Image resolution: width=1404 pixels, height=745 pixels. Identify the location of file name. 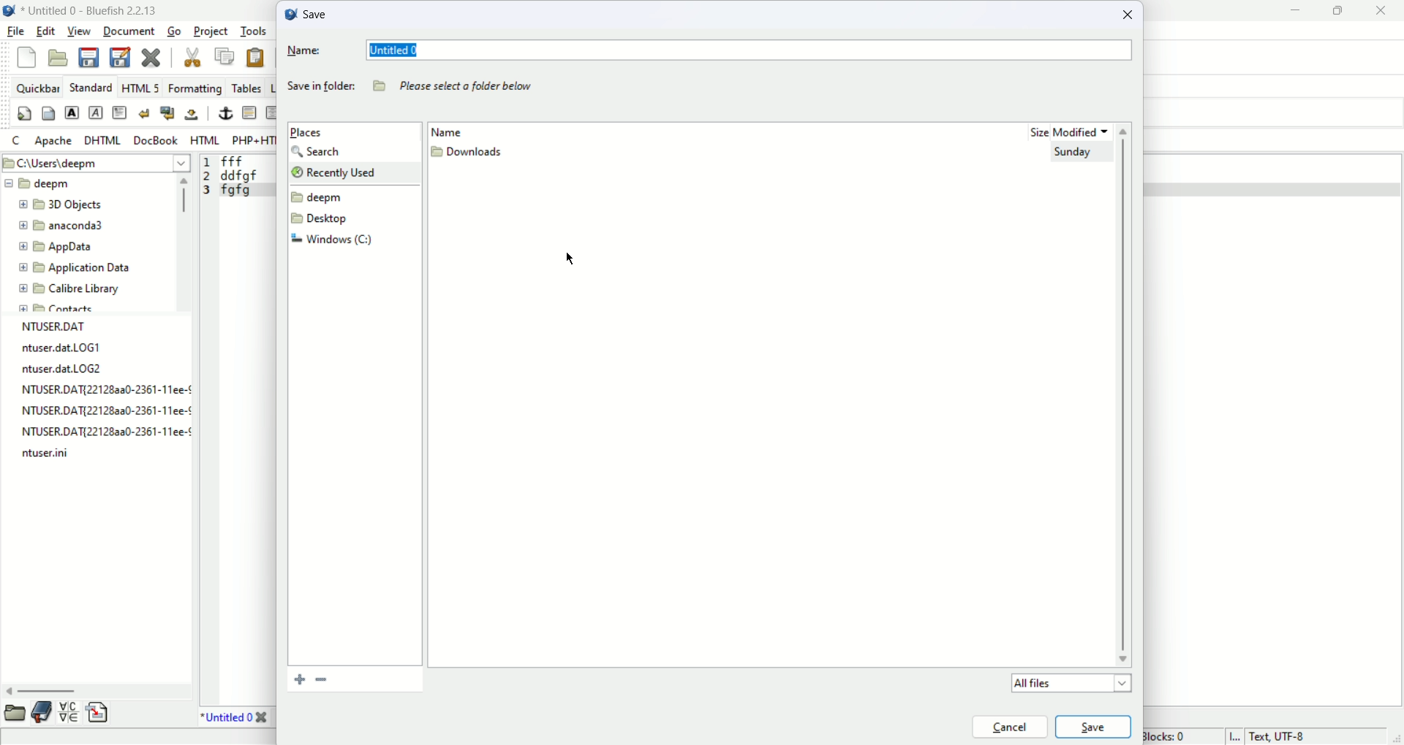
(42, 457).